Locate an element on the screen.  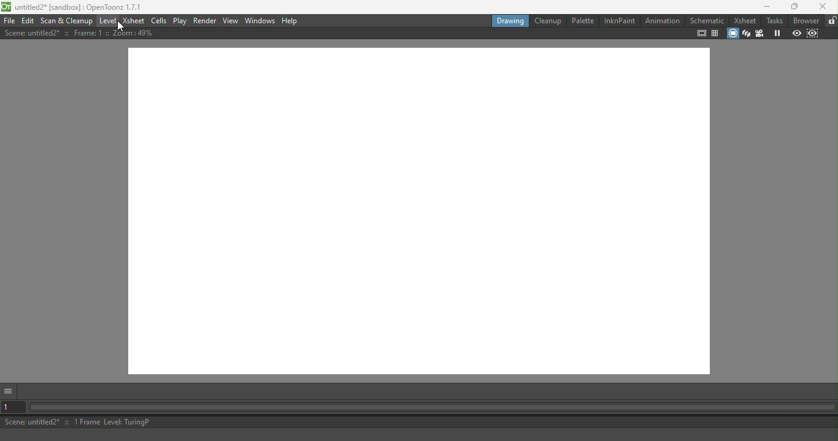
Sub-camera preview is located at coordinates (813, 34).